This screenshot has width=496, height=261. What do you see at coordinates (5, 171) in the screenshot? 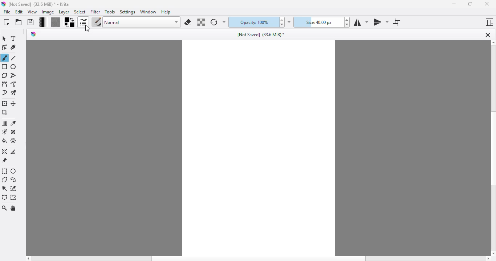
I see `rectangular selection tool` at bounding box center [5, 171].